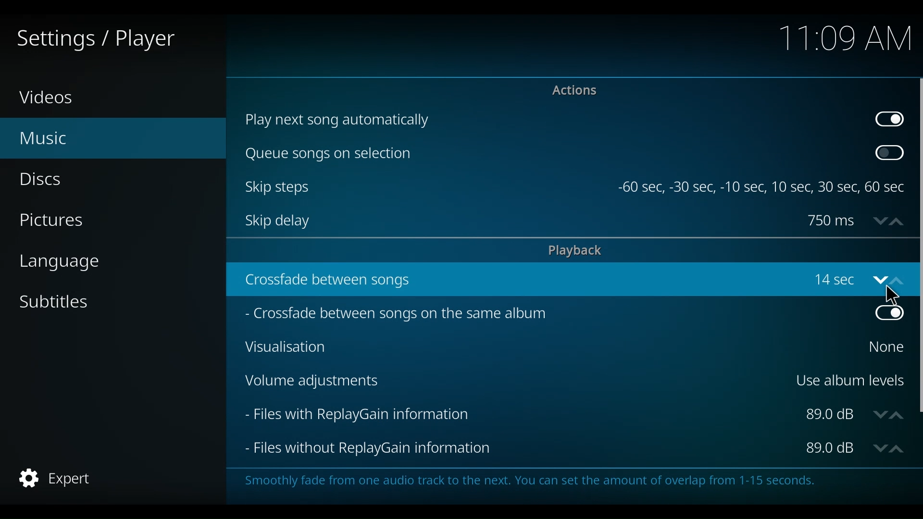 The height and width of the screenshot is (519, 923). I want to click on Subtitles, so click(59, 303).